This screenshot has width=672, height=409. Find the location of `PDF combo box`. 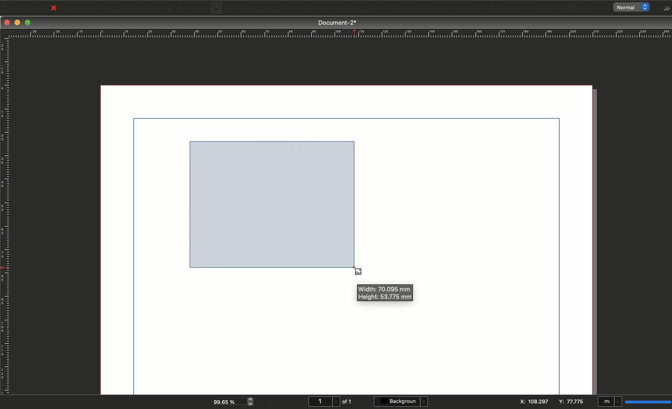

PDF combo box is located at coordinates (555, 8).